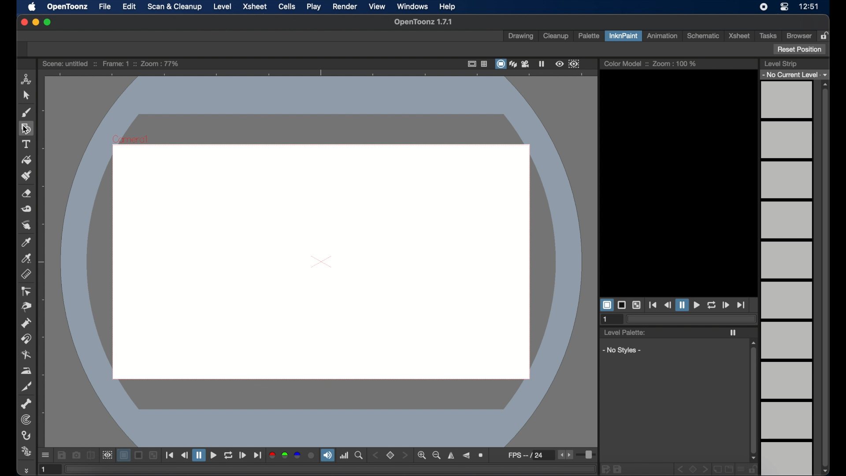 The width and height of the screenshot is (846, 476). Describe the element at coordinates (26, 242) in the screenshot. I see `picker tool` at that location.